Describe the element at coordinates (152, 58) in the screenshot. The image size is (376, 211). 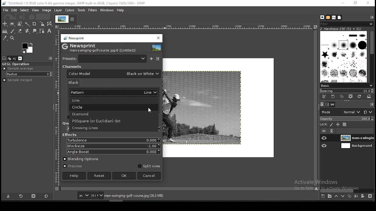
I see `save current as named preset` at that location.